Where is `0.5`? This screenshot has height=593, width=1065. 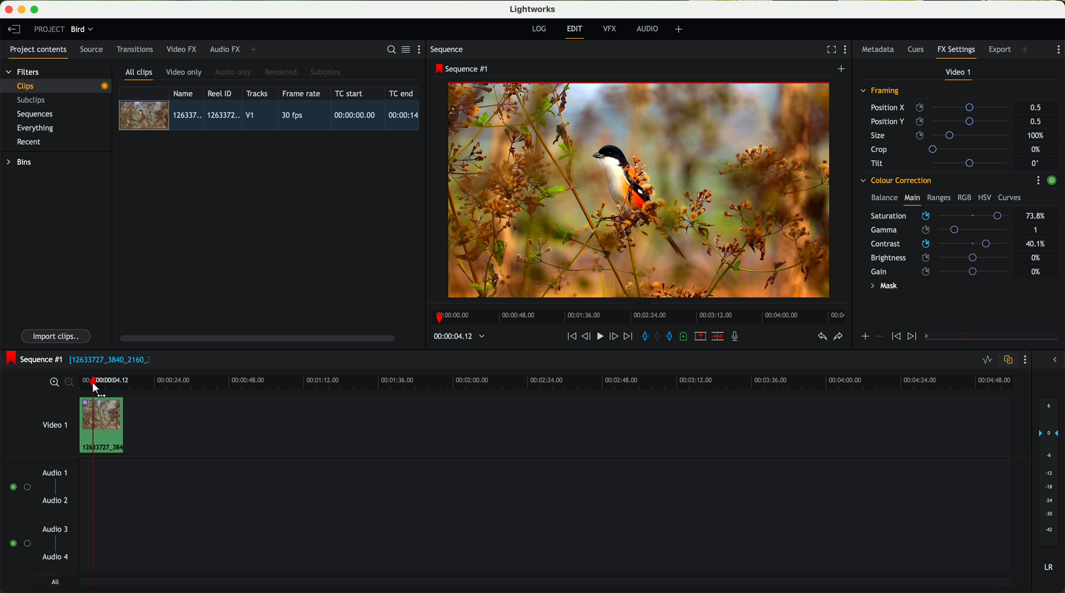 0.5 is located at coordinates (1036, 108).